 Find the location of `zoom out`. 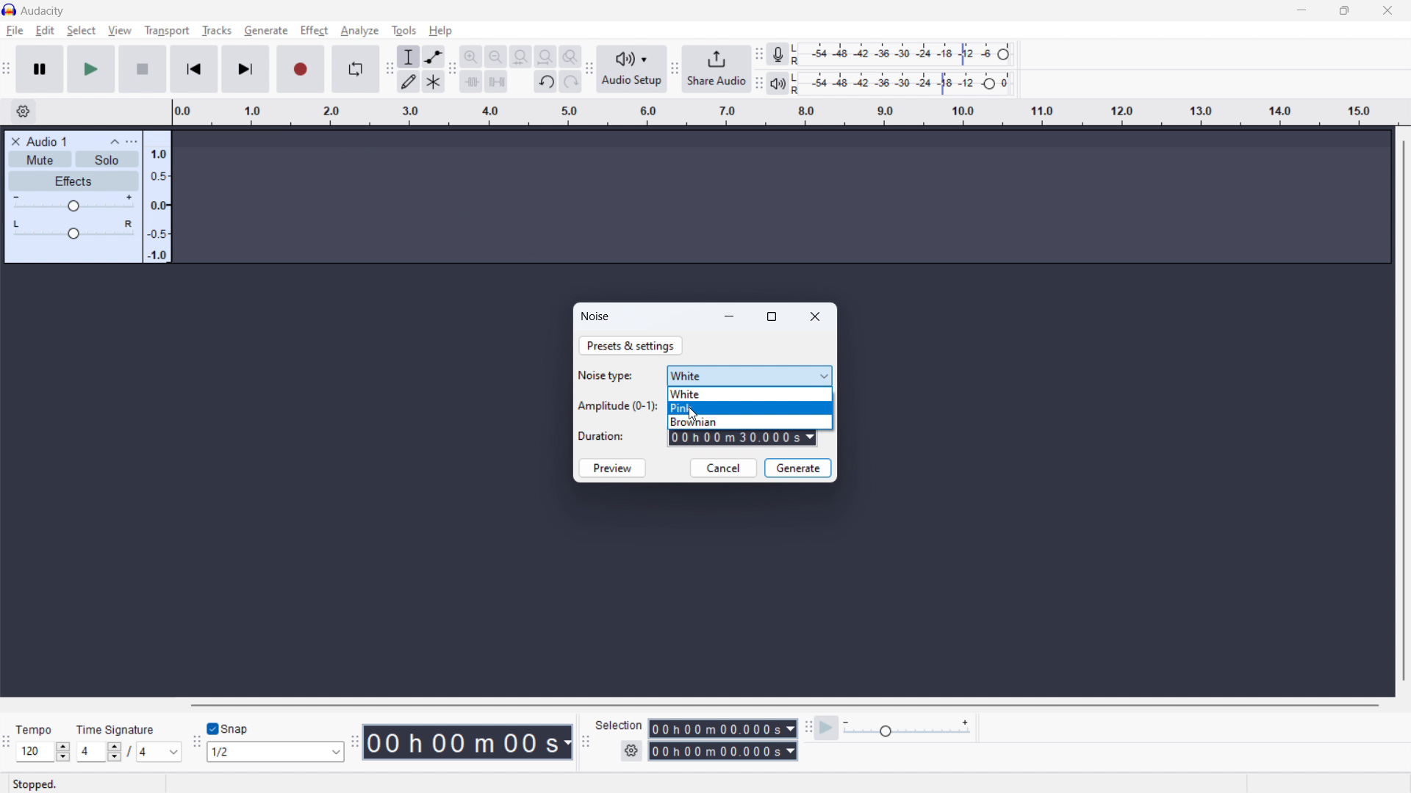

zoom out is located at coordinates (495, 56).